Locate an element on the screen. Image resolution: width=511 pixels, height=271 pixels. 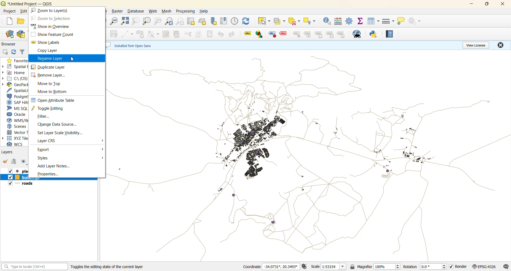
graph is located at coordinates (259, 34).